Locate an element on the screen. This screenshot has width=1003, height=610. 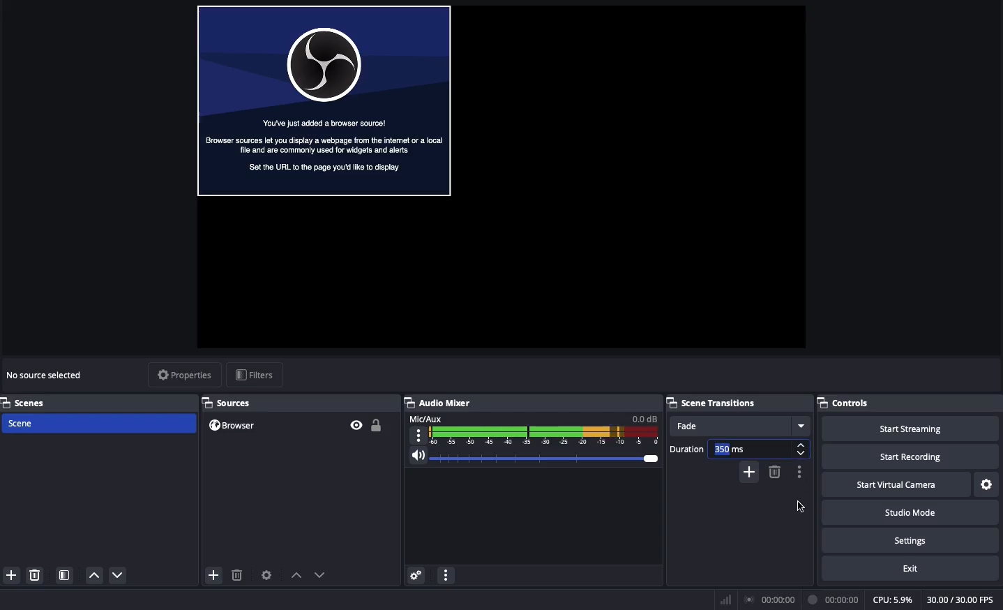
Start virtual camera is located at coordinates (894, 486).